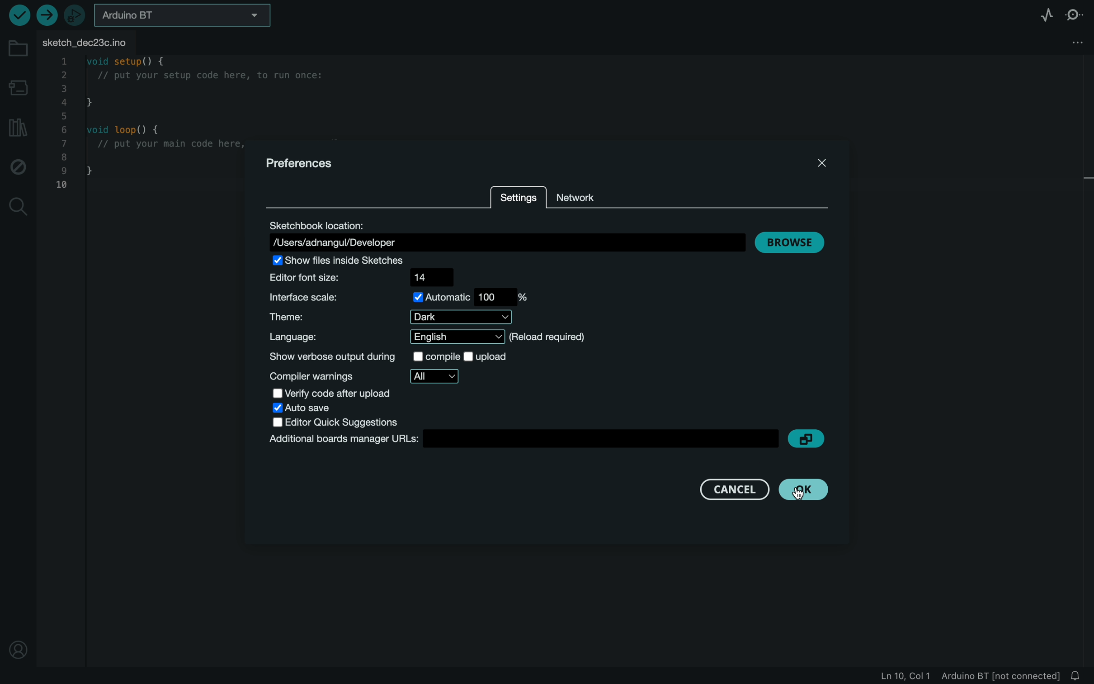 The image size is (1094, 684). What do you see at coordinates (803, 490) in the screenshot?
I see `clicked` at bounding box center [803, 490].